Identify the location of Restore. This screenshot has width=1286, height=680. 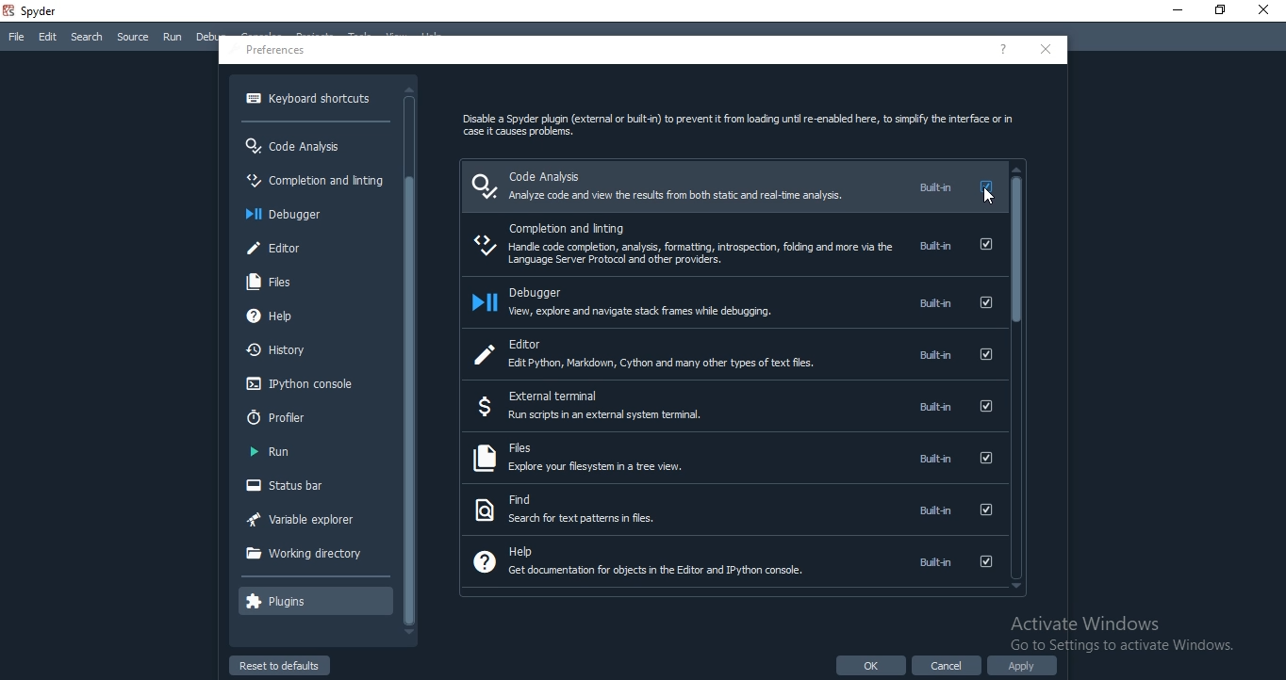
(1219, 11).